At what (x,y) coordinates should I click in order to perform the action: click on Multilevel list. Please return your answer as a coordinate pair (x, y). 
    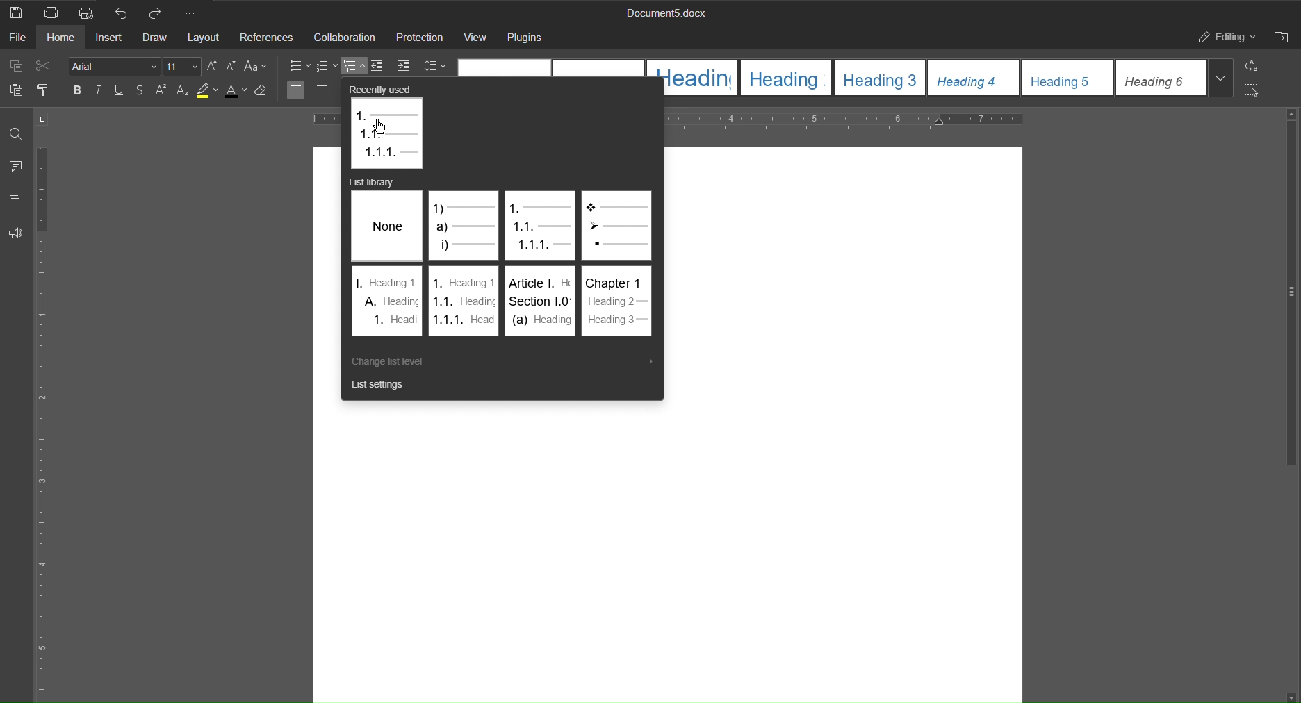
    Looking at the image, I should click on (354, 66).